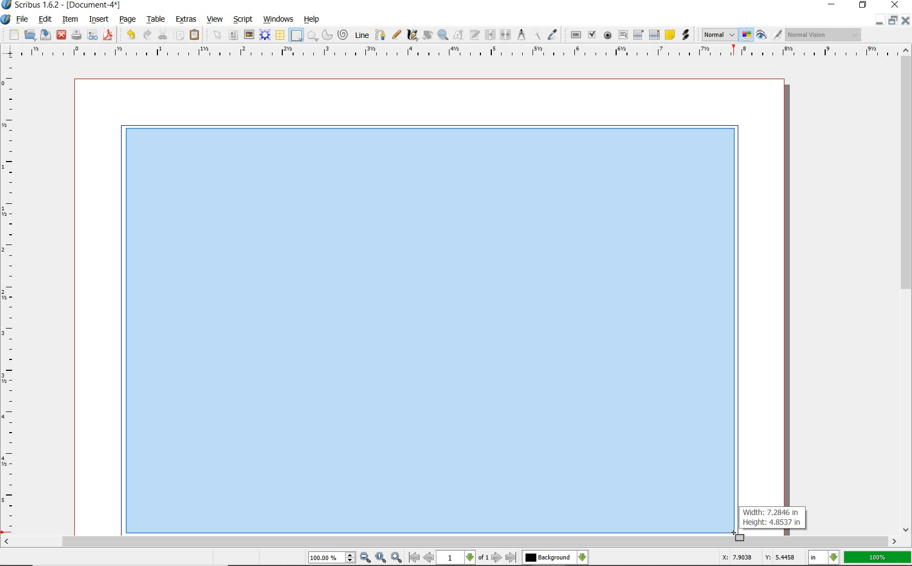 The image size is (912, 566). Describe the element at coordinates (280, 35) in the screenshot. I see `table` at that location.